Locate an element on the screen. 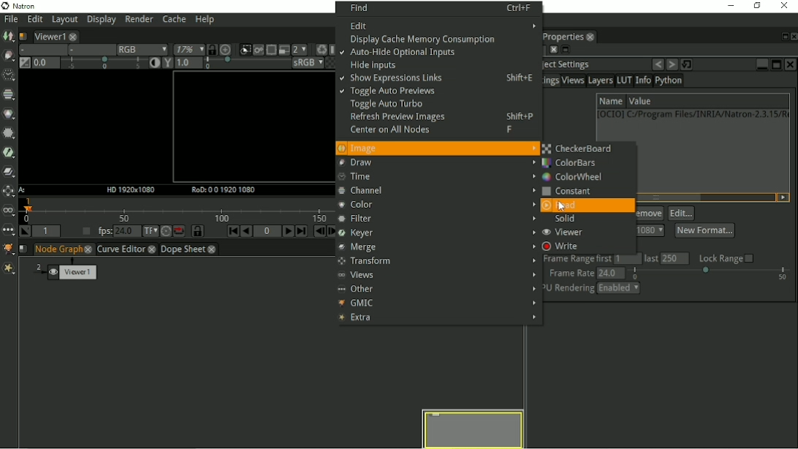 The width and height of the screenshot is (798, 449). Edit is located at coordinates (682, 214).